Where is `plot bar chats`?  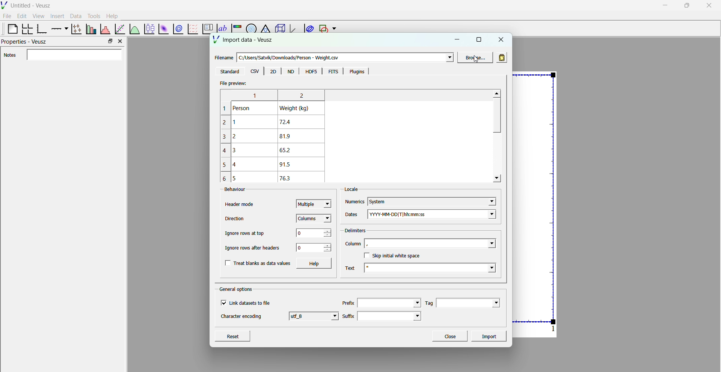 plot bar chats is located at coordinates (90, 29).